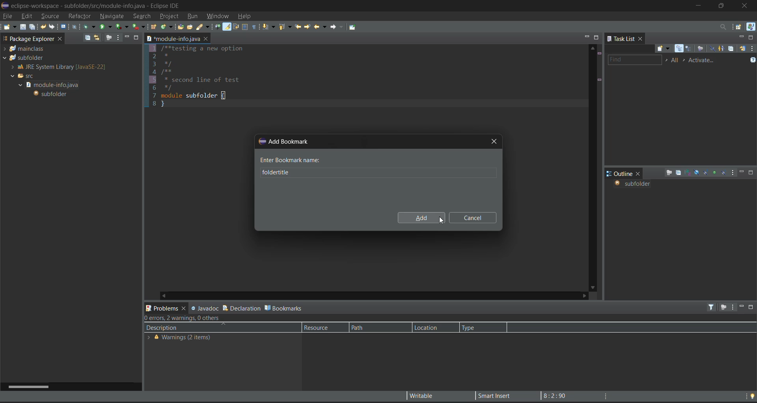 The width and height of the screenshot is (757, 403). What do you see at coordinates (621, 39) in the screenshot?
I see `task list` at bounding box center [621, 39].